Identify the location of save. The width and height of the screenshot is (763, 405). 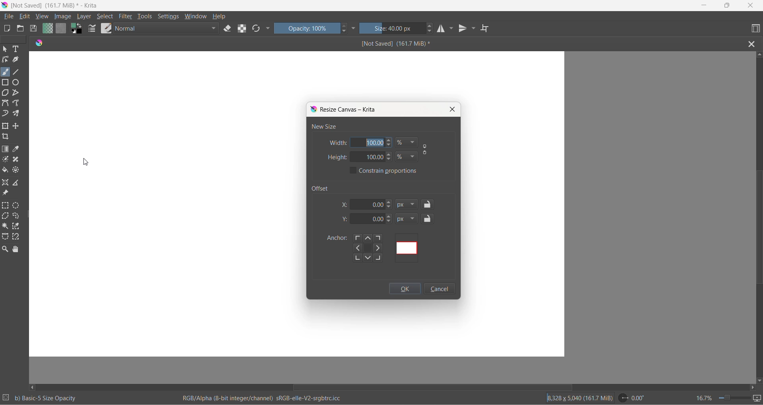
(34, 29).